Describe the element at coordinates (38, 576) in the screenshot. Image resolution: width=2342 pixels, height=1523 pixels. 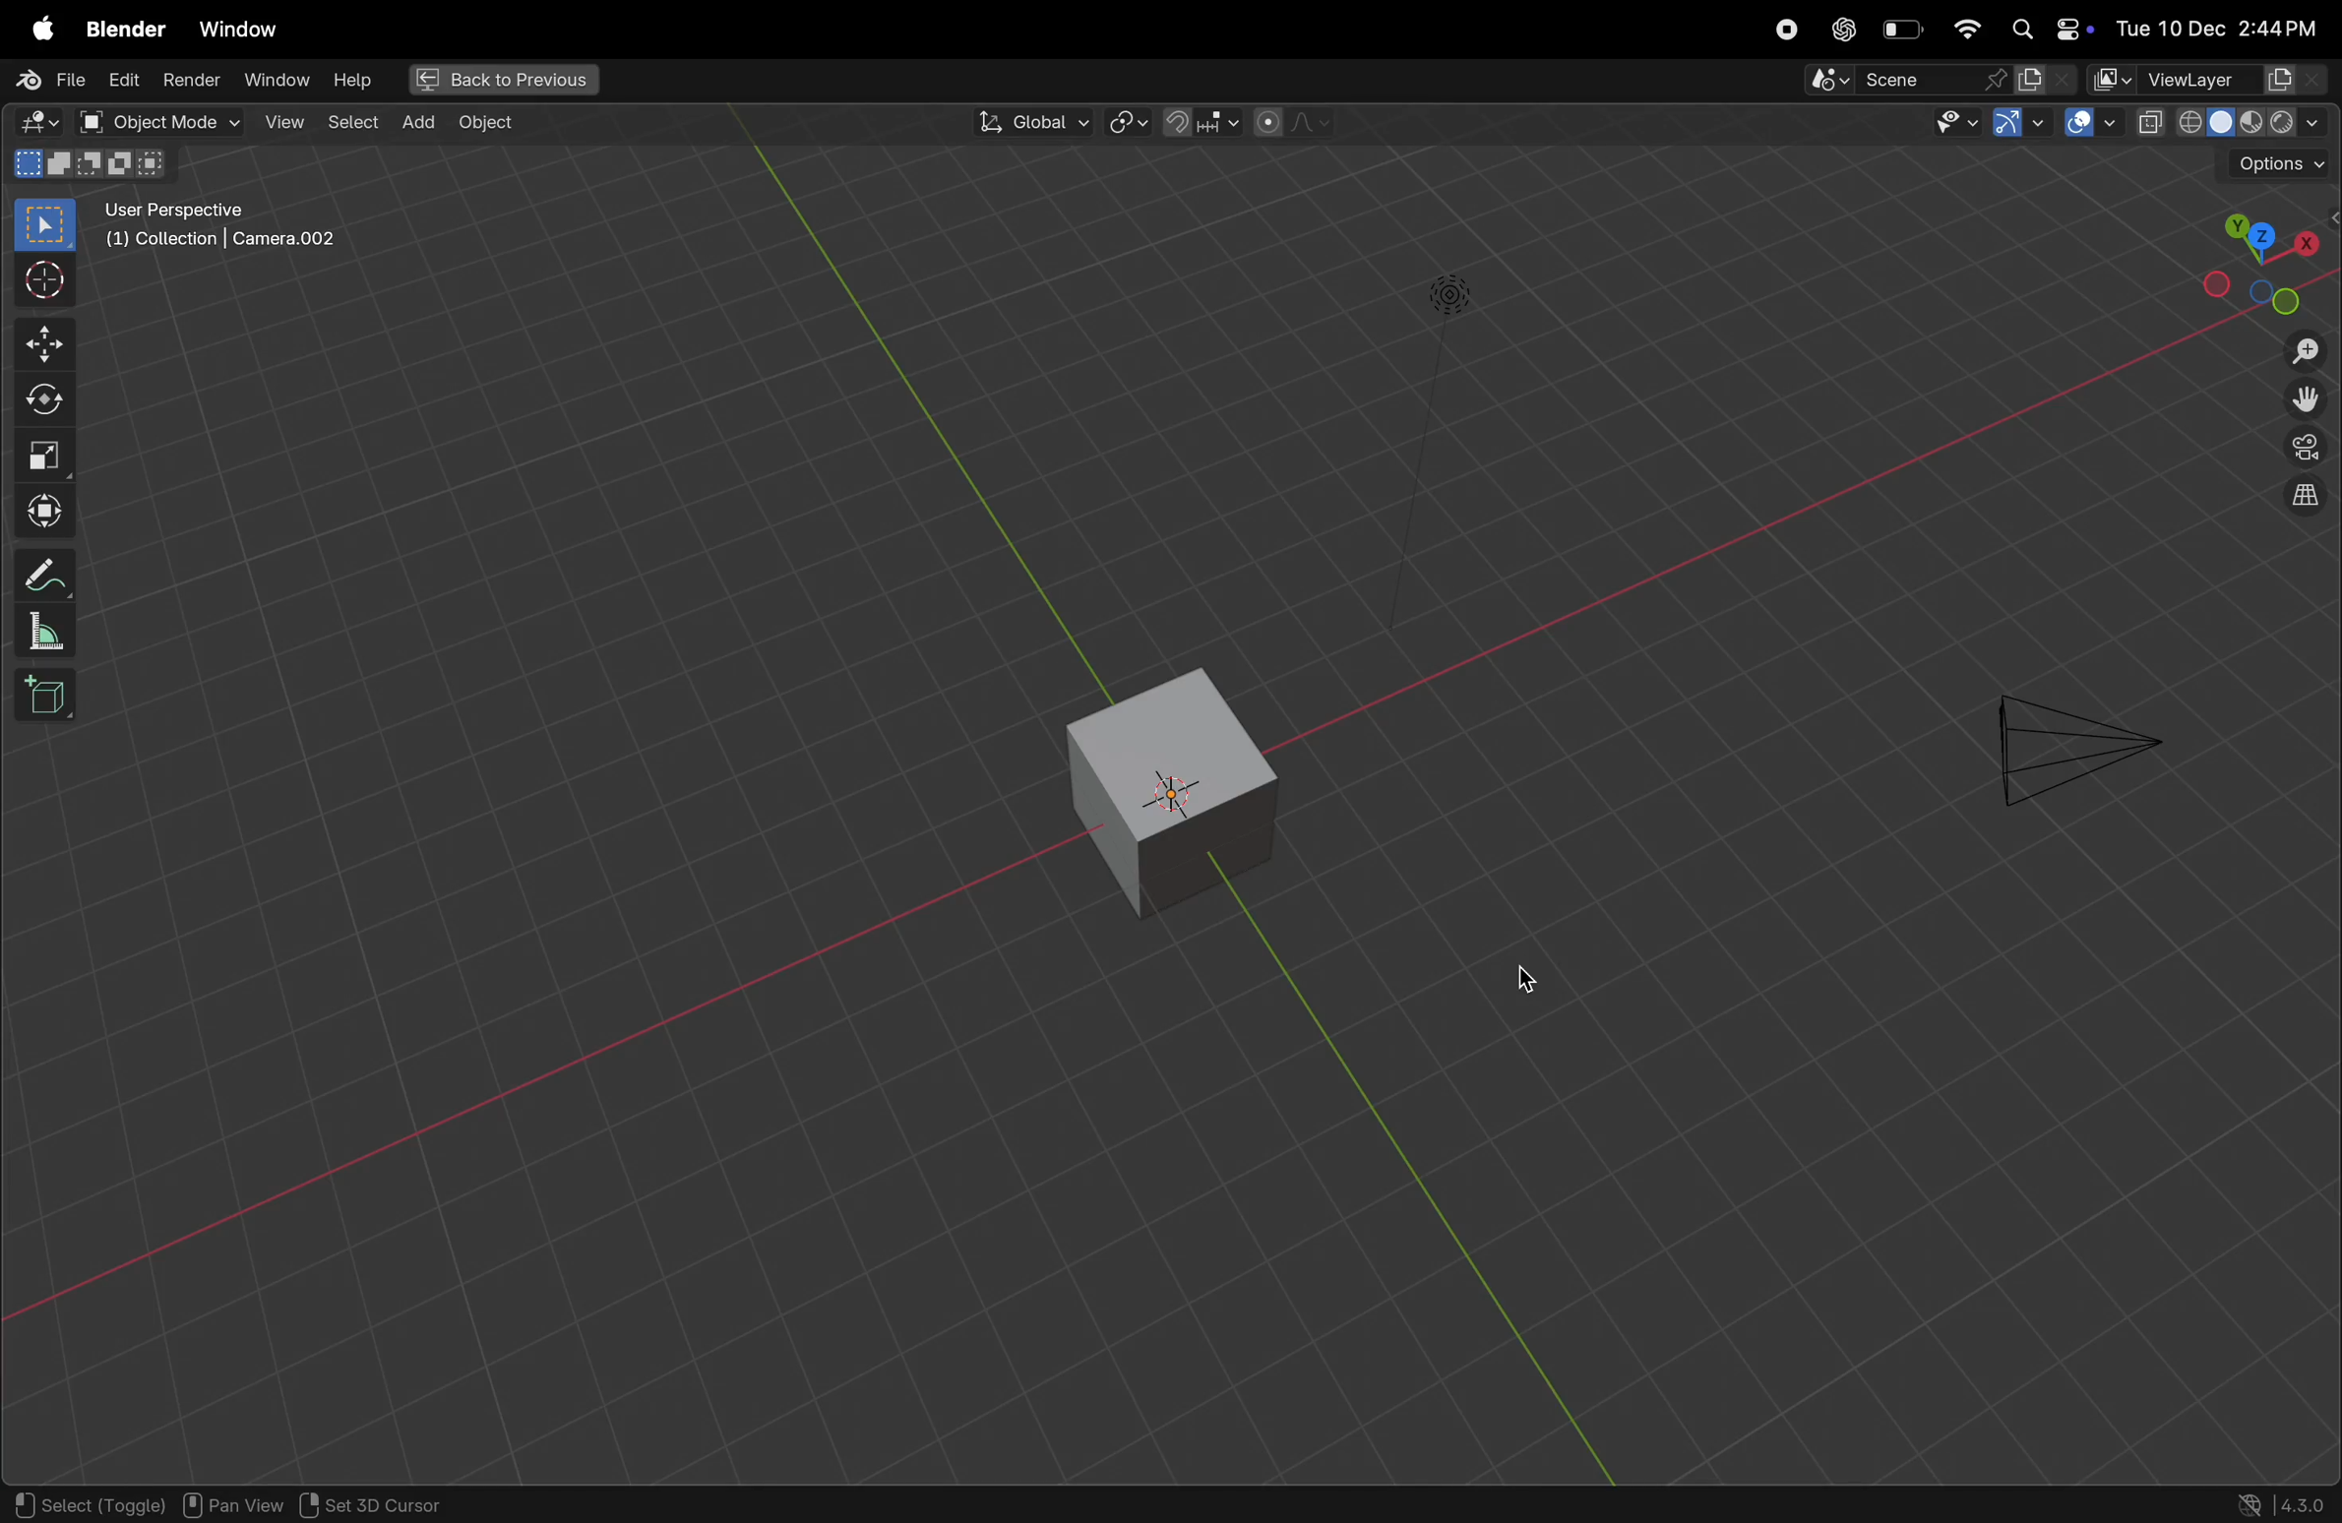
I see `pencil` at that location.